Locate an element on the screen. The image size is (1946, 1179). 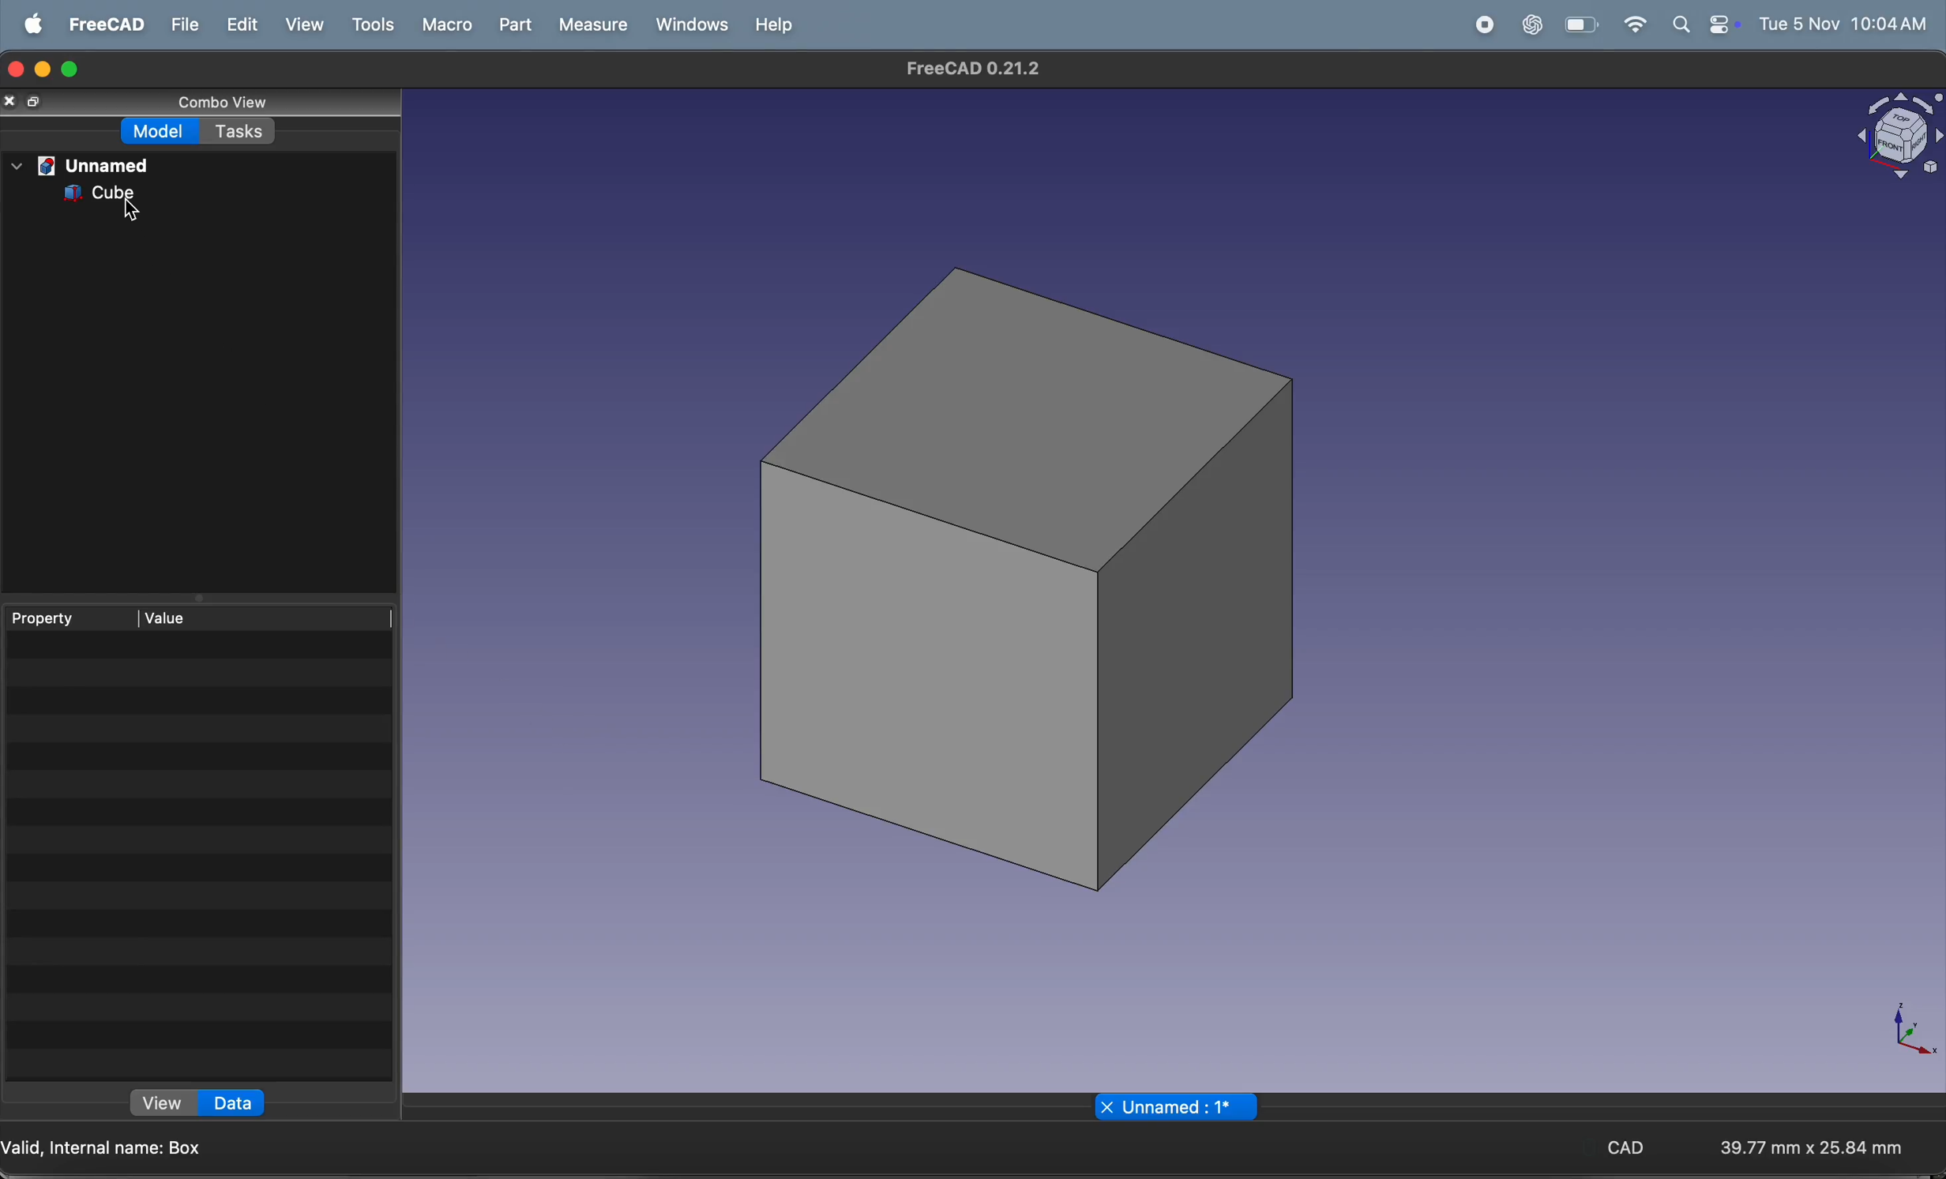
windows is located at coordinates (691, 24).